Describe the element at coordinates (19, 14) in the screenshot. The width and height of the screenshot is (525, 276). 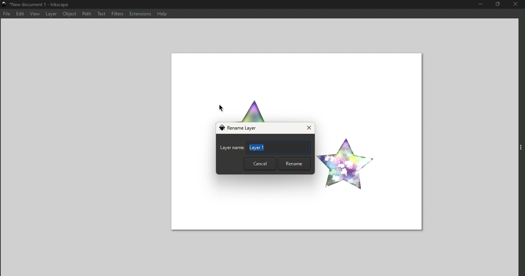
I see `edit` at that location.